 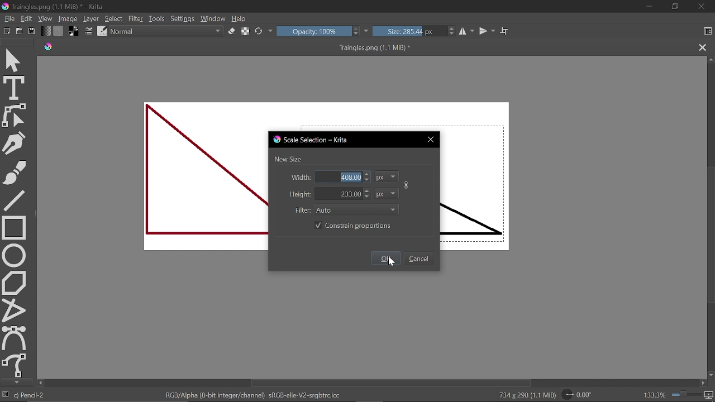 What do you see at coordinates (291, 159) in the screenshot?
I see `New Size` at bounding box center [291, 159].